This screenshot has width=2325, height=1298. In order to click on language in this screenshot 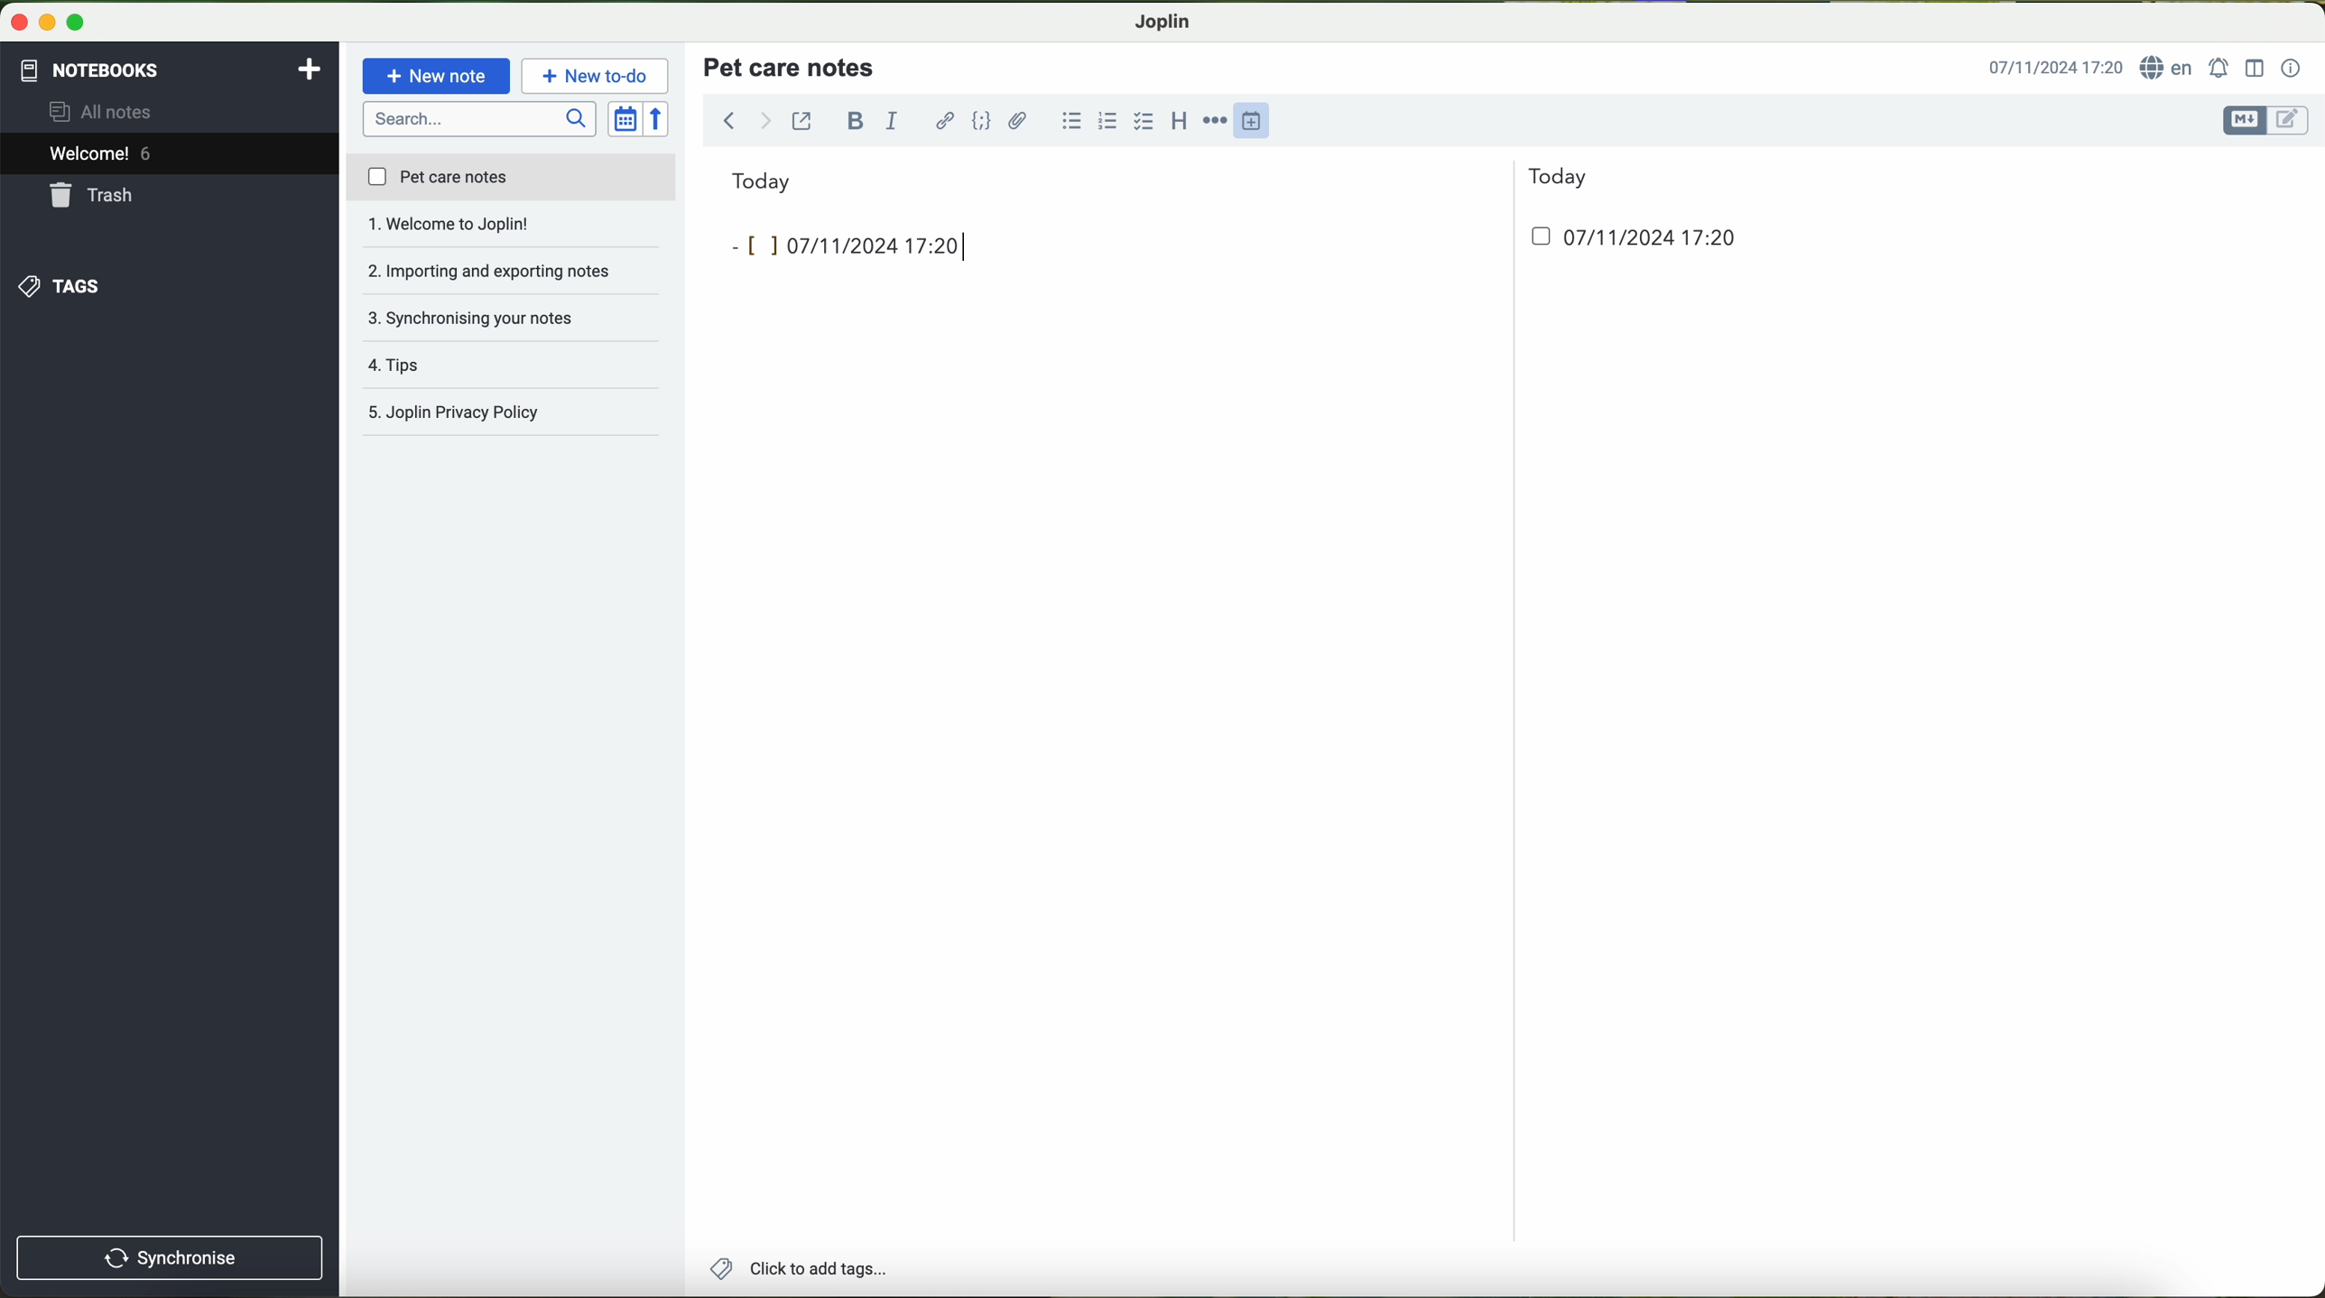, I will do `click(2170, 69)`.